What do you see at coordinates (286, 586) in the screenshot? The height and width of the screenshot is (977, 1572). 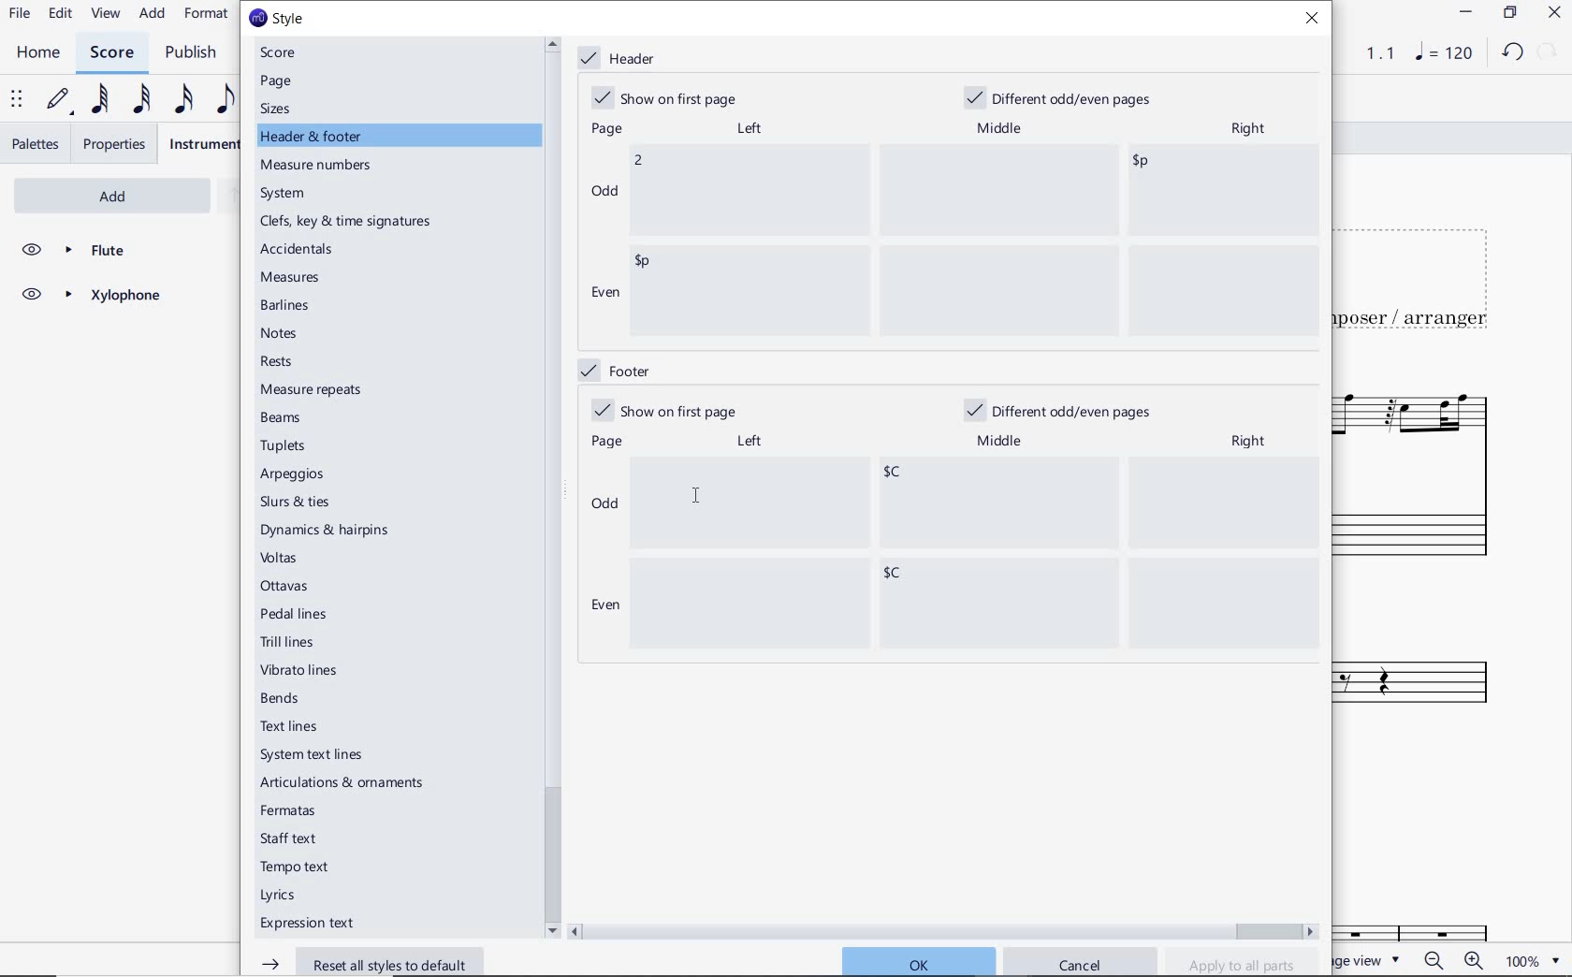 I see `ottavas` at bounding box center [286, 586].